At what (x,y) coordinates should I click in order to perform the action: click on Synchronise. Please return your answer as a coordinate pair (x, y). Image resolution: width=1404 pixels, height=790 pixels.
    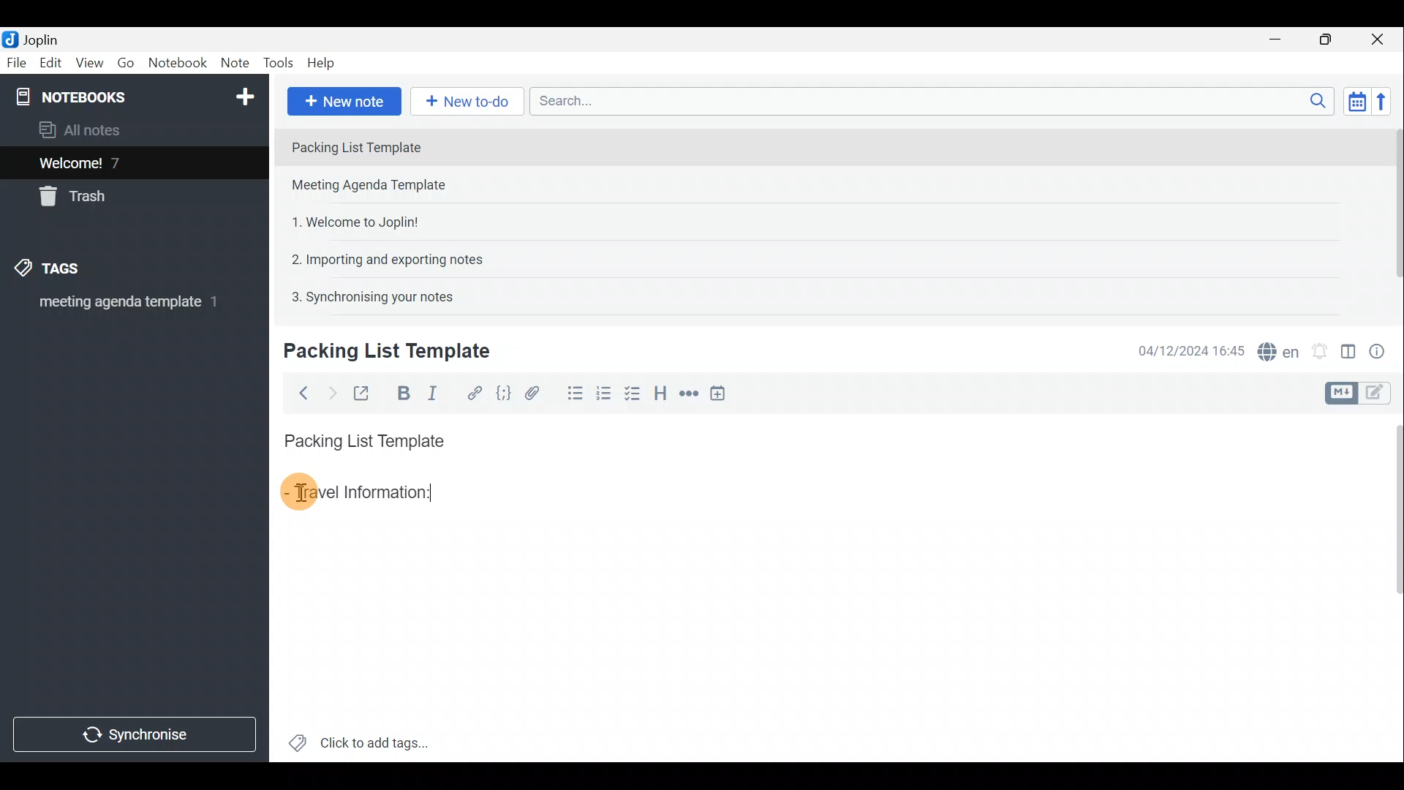
    Looking at the image, I should click on (137, 737).